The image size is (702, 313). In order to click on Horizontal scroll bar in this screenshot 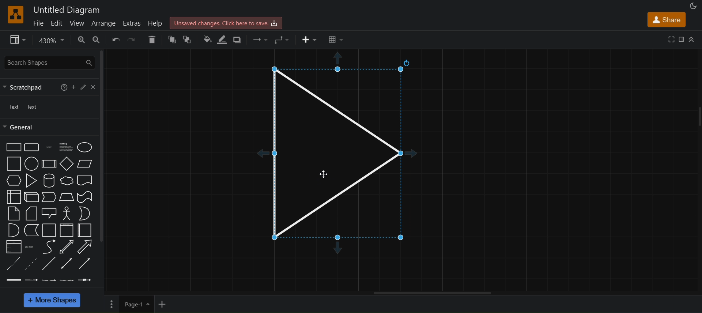, I will do `click(433, 293)`.